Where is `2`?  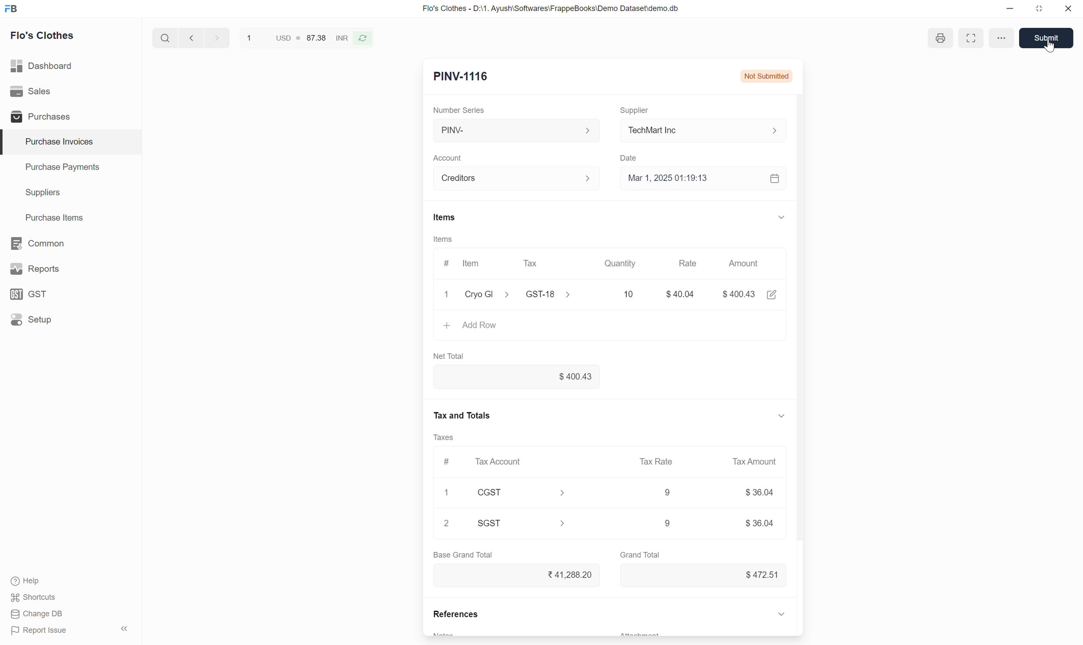
2 is located at coordinates (447, 524).